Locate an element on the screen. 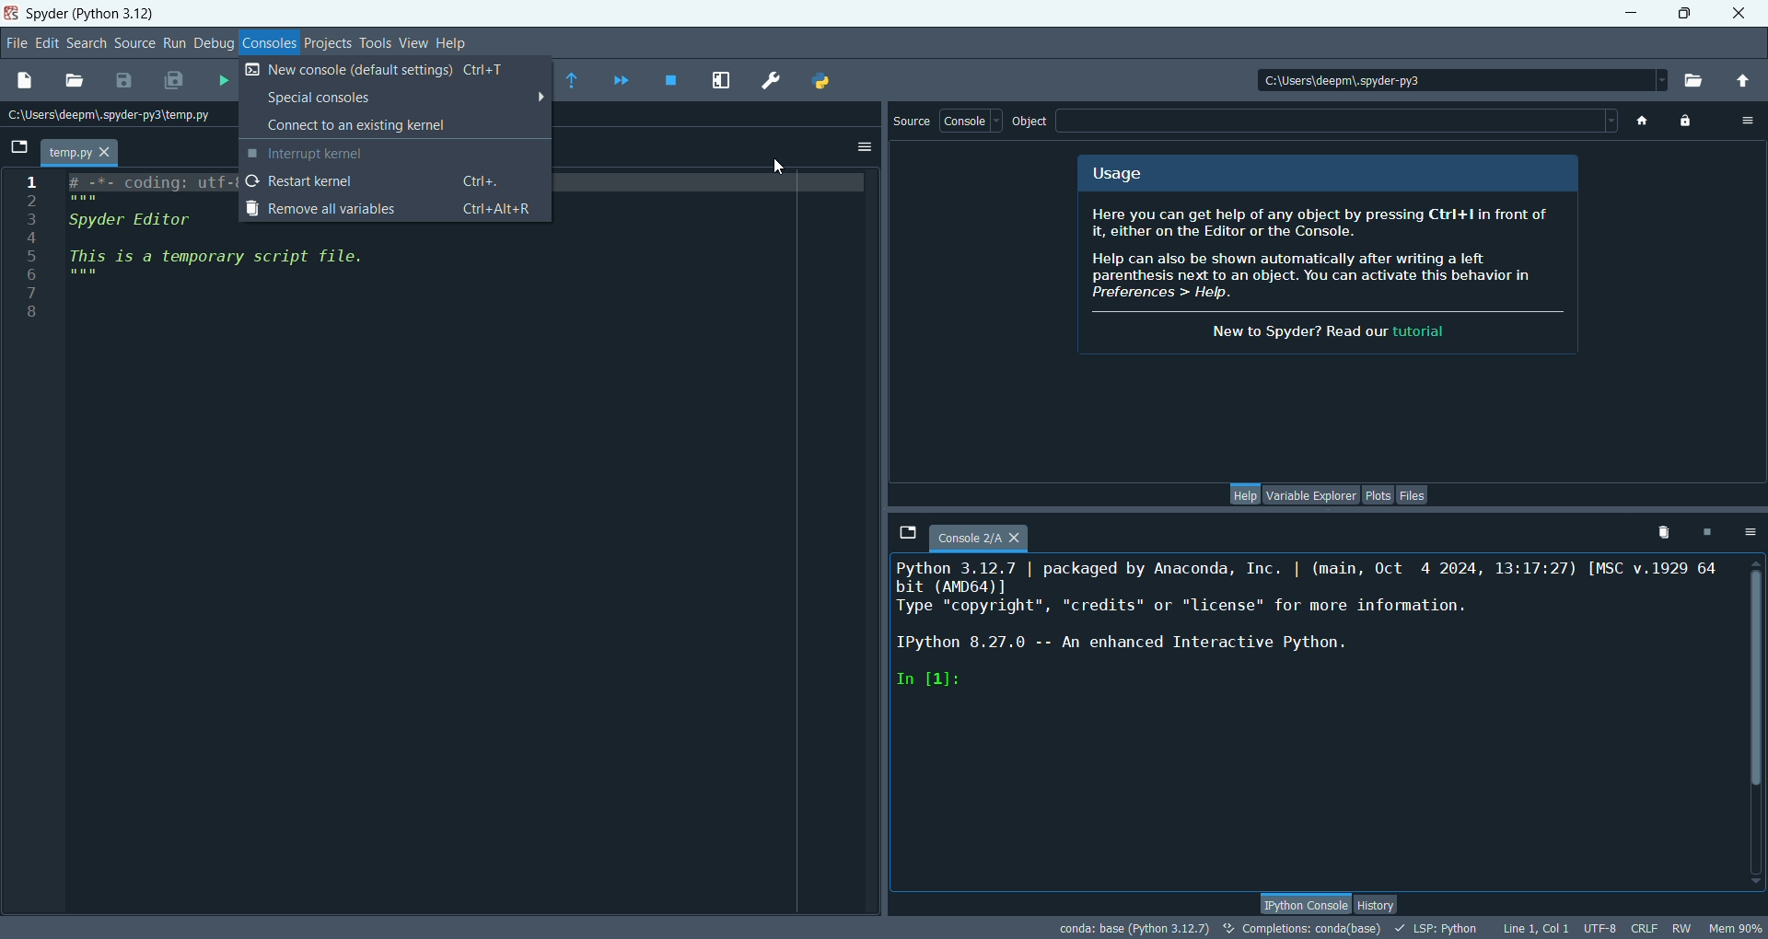  LSP:Python is located at coordinates (1437, 928).